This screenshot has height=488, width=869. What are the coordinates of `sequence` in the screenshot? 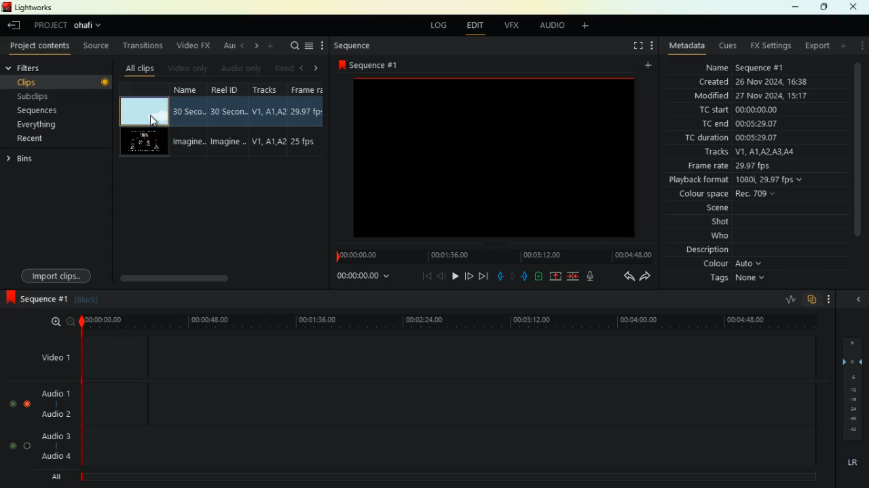 It's located at (362, 46).